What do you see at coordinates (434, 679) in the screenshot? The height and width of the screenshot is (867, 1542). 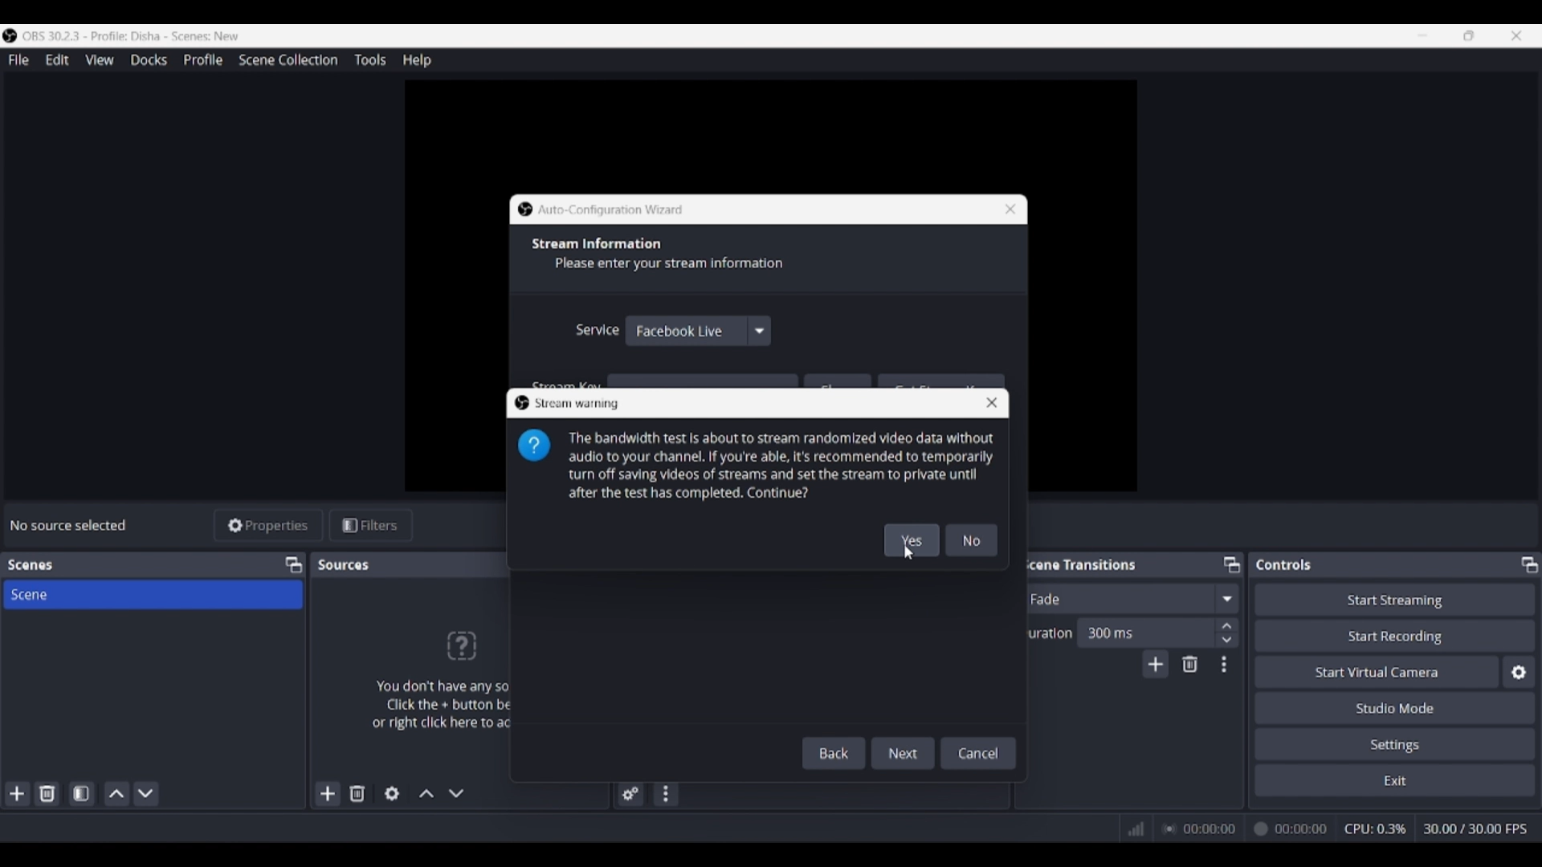 I see `Panel logo and text` at bounding box center [434, 679].